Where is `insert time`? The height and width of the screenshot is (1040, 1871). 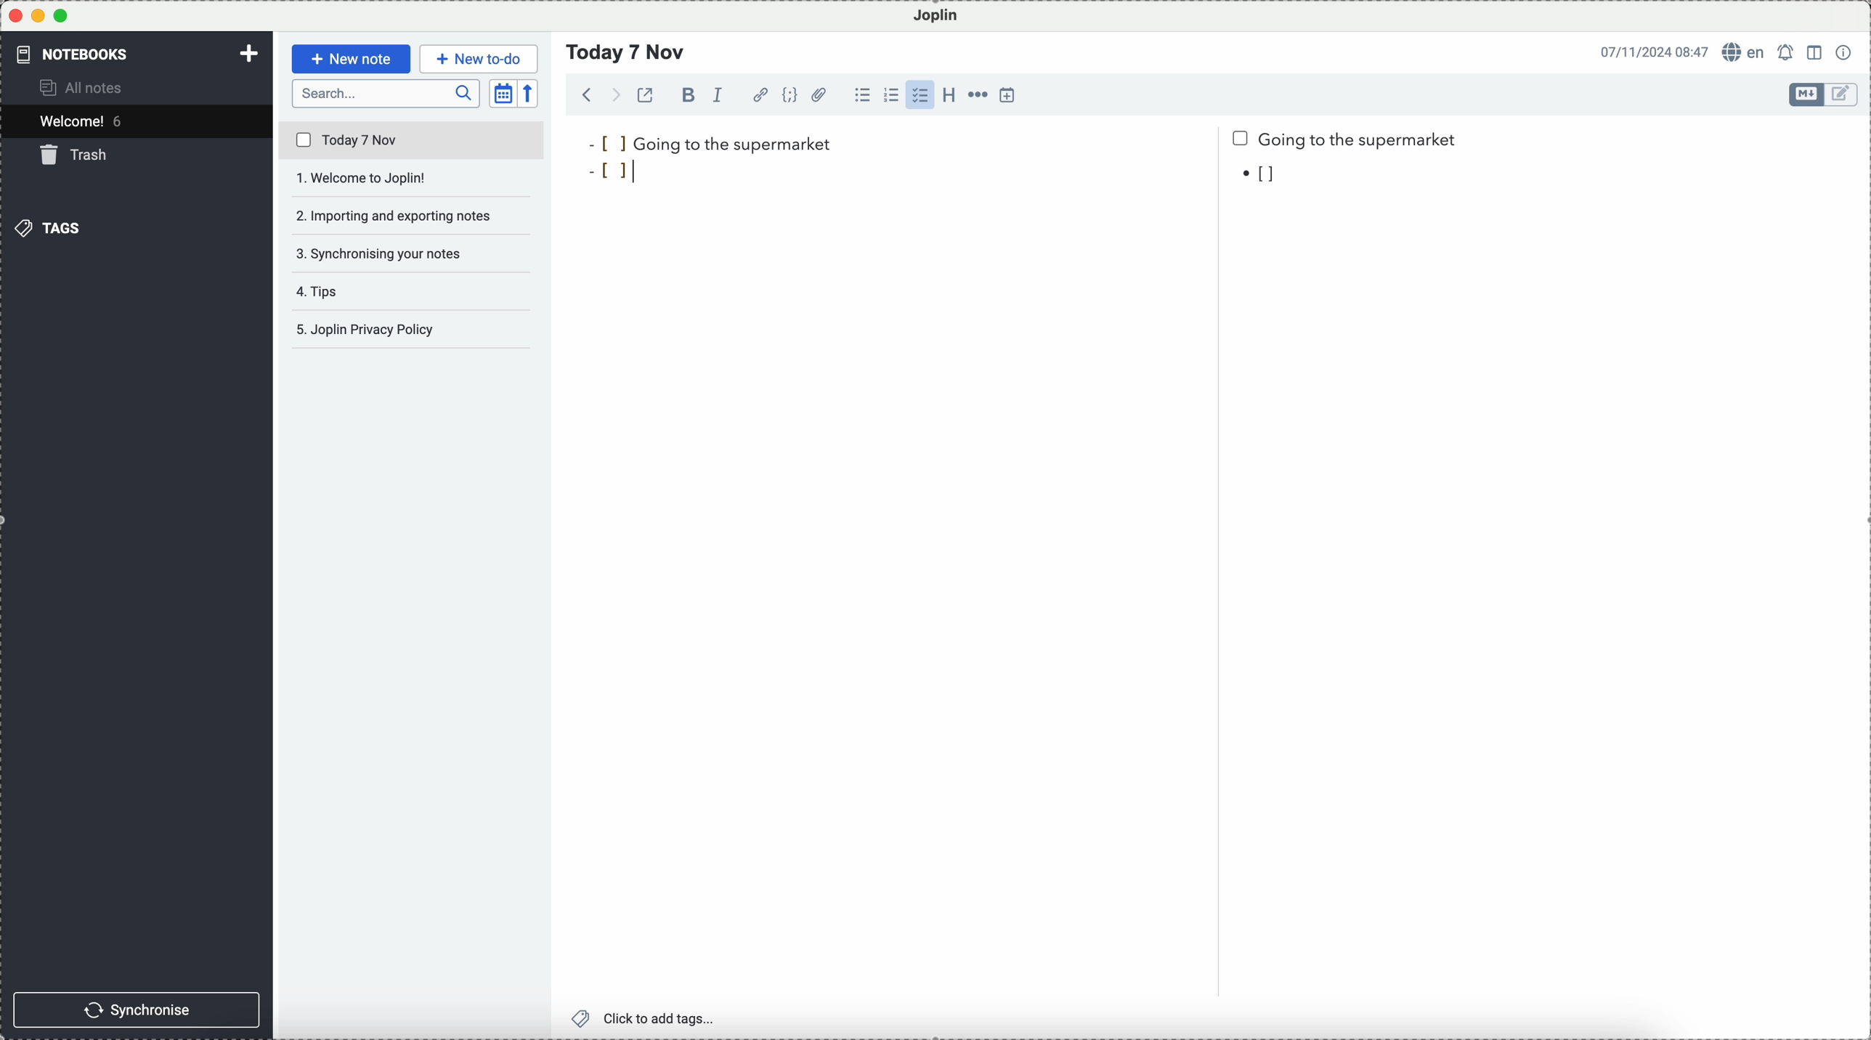
insert time is located at coordinates (1008, 94).